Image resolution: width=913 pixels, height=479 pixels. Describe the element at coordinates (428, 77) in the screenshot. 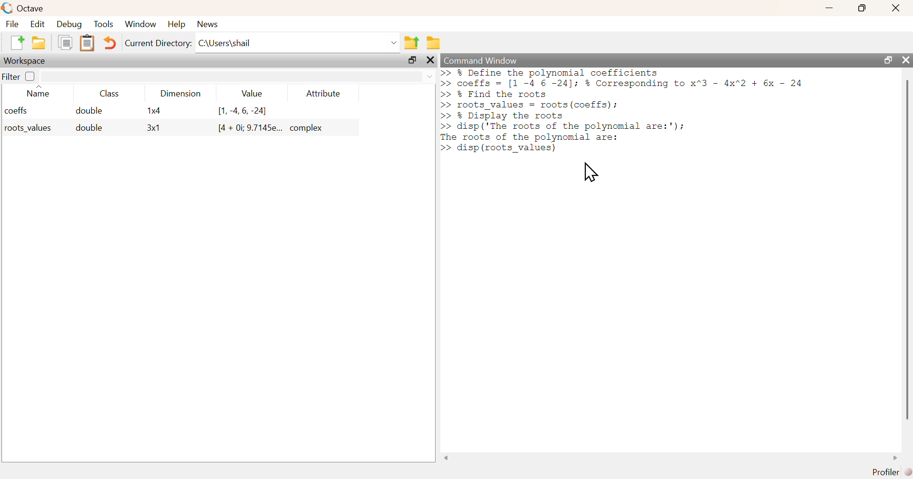

I see `dropdown` at that location.